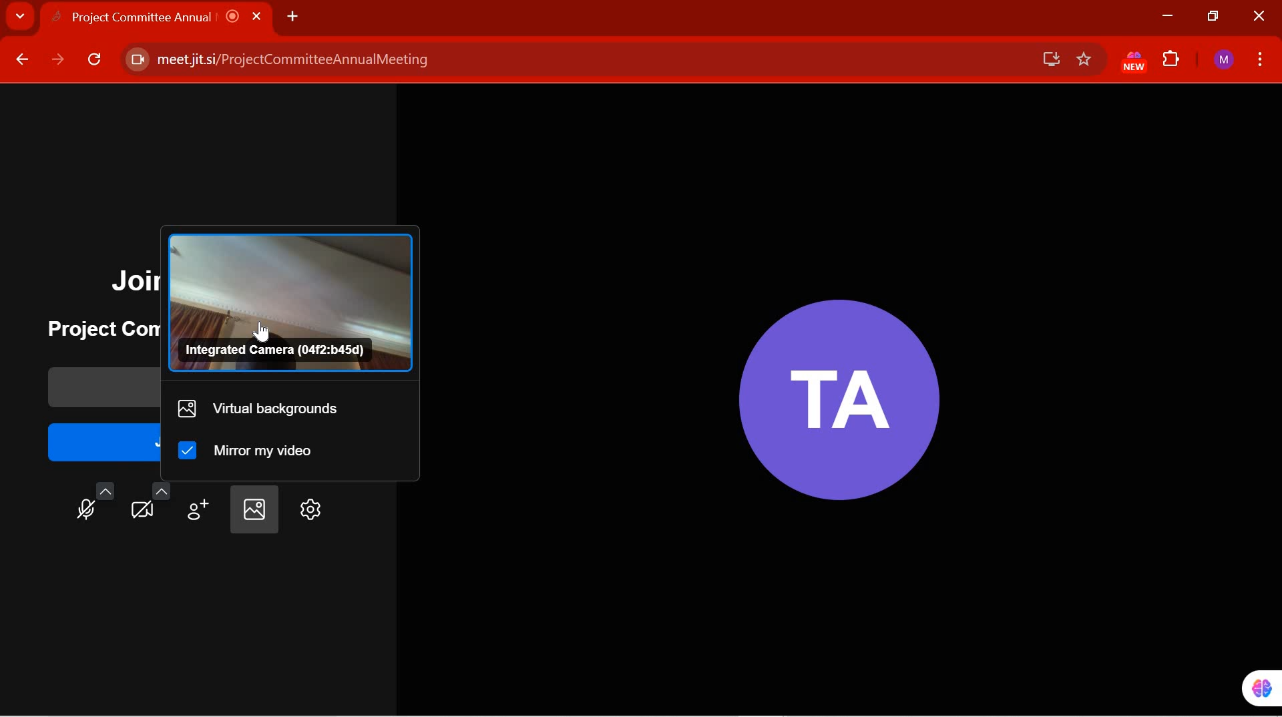 This screenshot has width=1282, height=717. What do you see at coordinates (252, 510) in the screenshot?
I see `select background` at bounding box center [252, 510].